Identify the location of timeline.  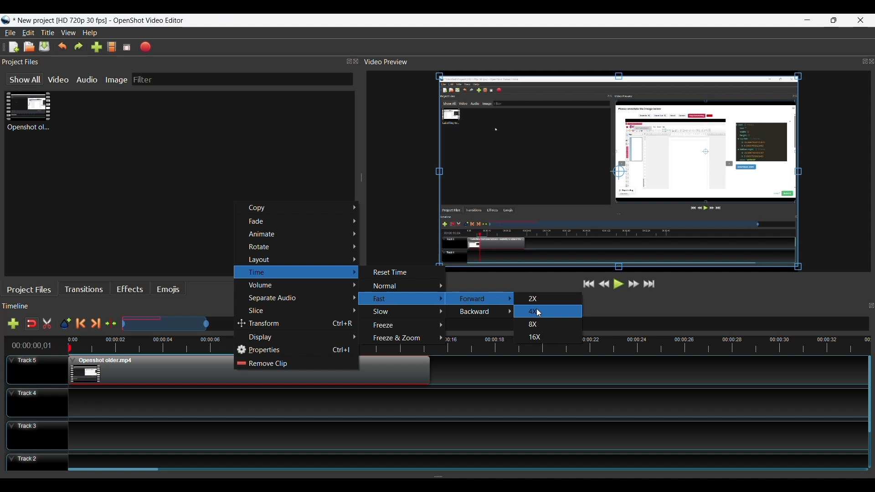
(723, 342).